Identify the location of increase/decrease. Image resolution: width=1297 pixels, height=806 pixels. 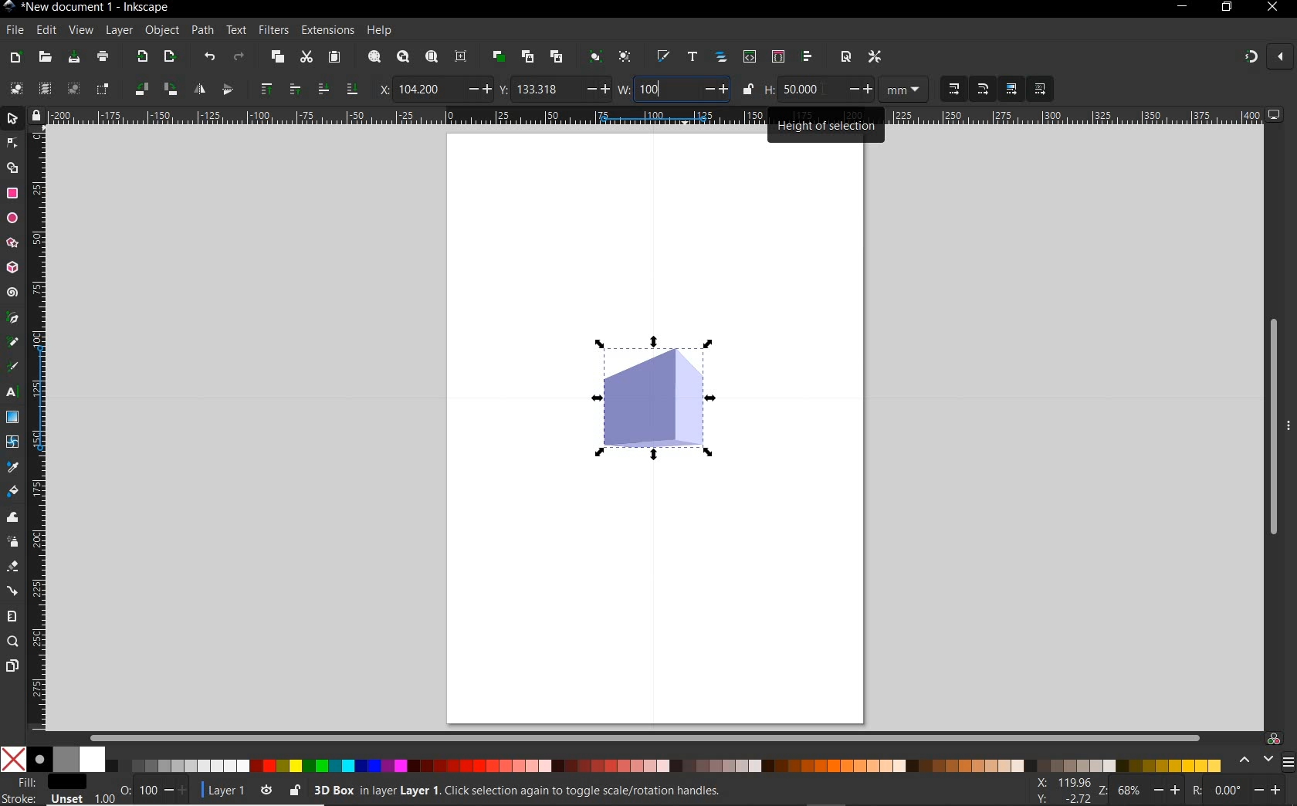
(478, 89).